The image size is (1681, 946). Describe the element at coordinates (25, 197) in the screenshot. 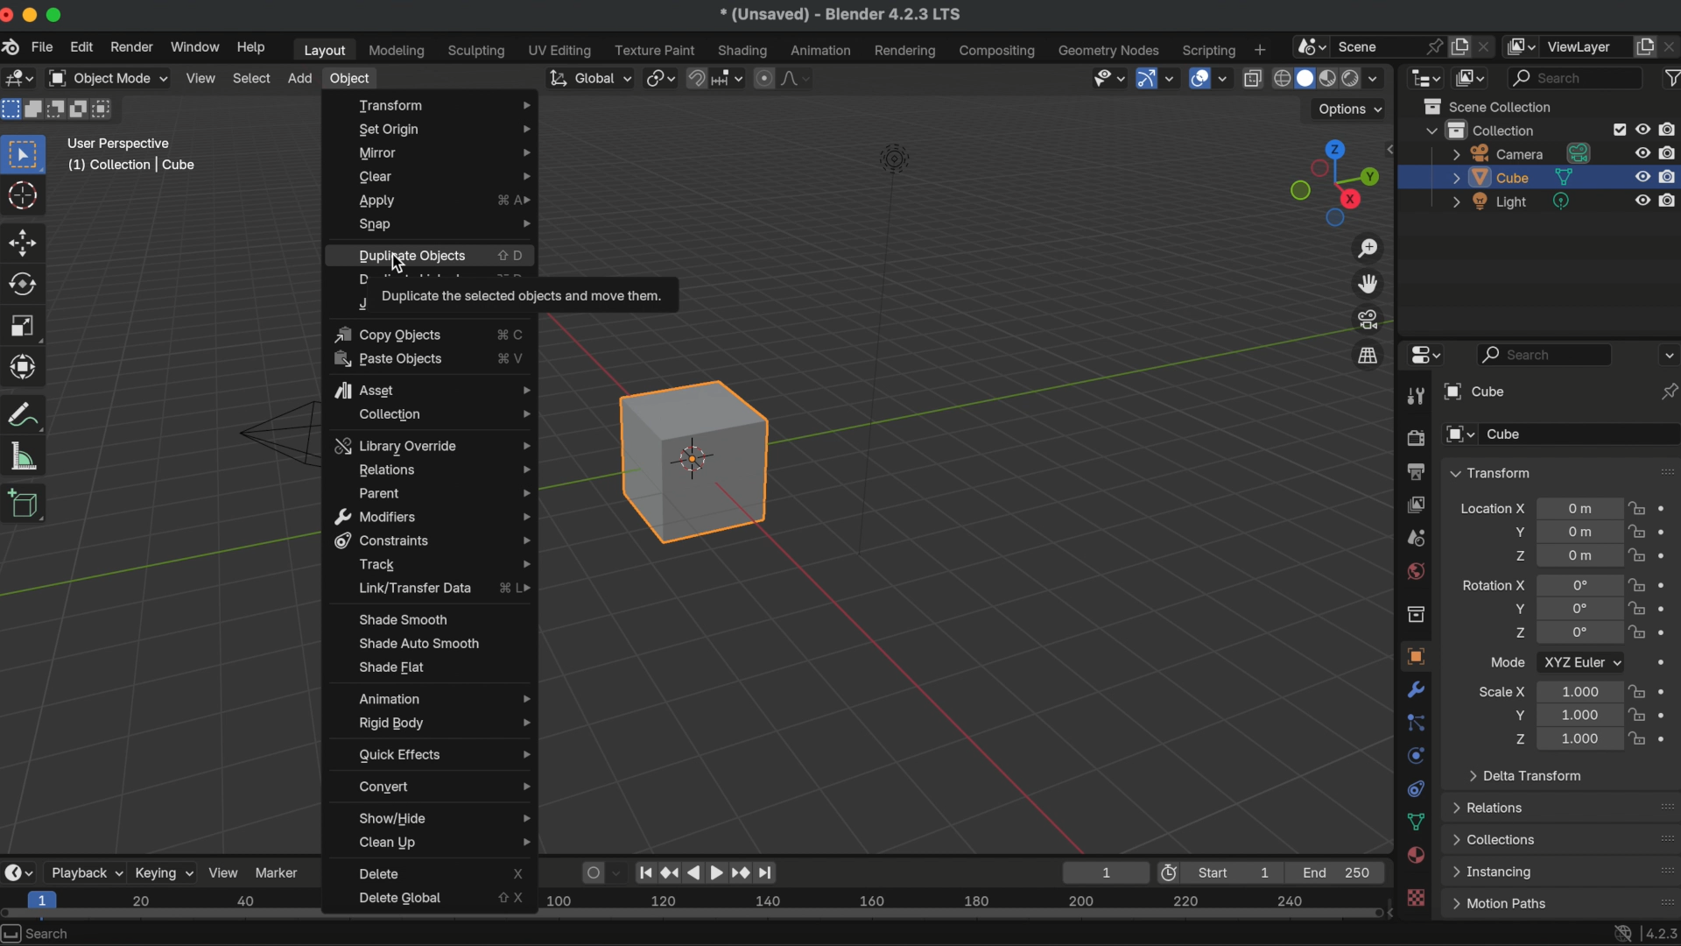

I see `cursor` at that location.